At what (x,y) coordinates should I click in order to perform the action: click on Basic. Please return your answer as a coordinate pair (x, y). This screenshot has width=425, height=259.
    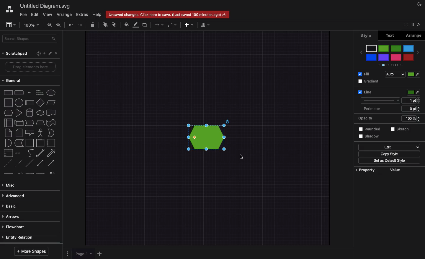
    Looking at the image, I should click on (10, 206).